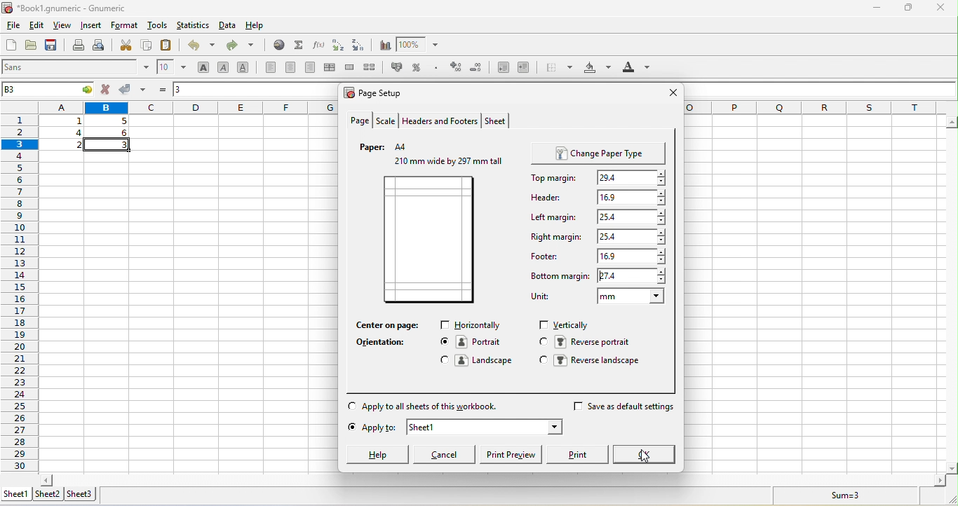  Describe the element at coordinates (602, 152) in the screenshot. I see `change paper type` at that location.